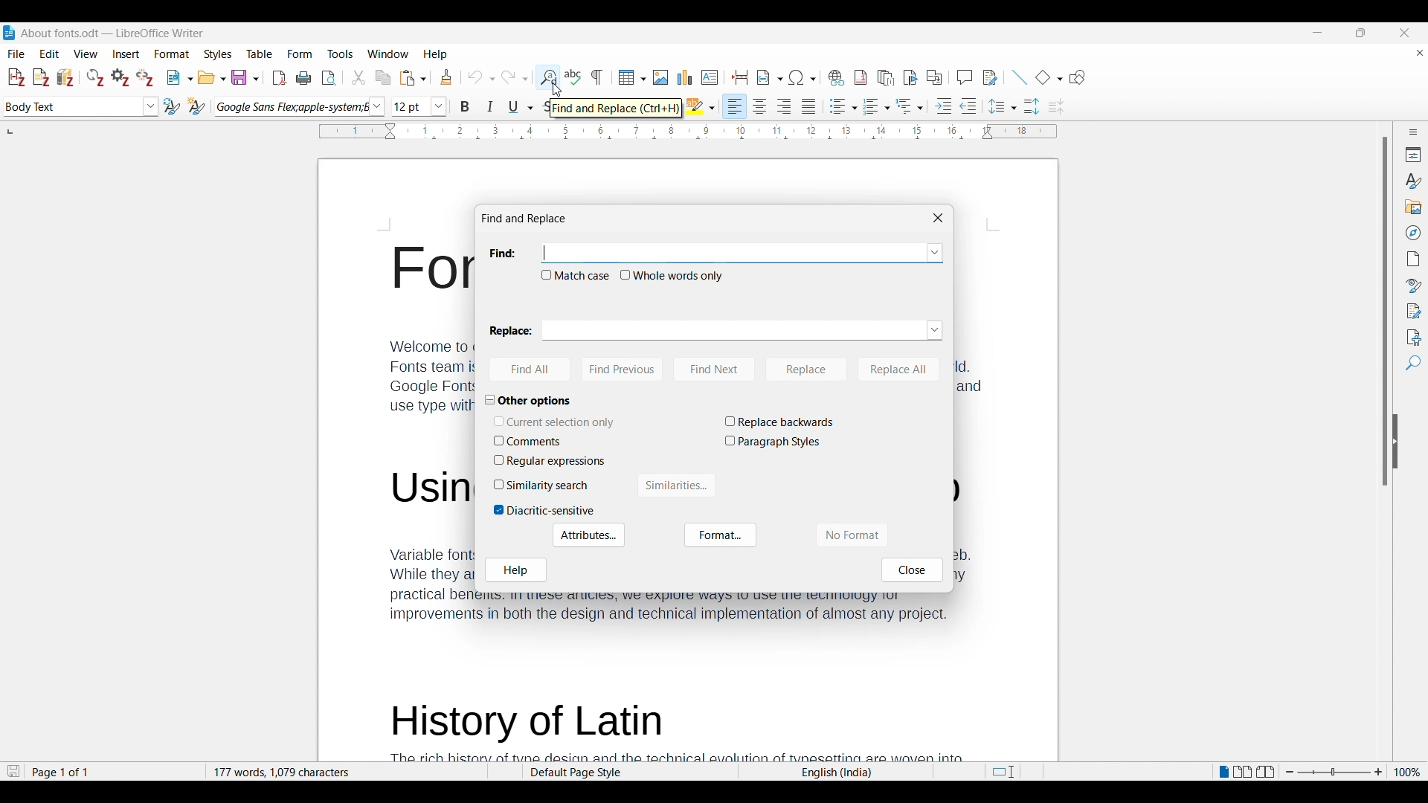 This screenshot has width=1428, height=803. I want to click on Current zoom factor, so click(1407, 773).